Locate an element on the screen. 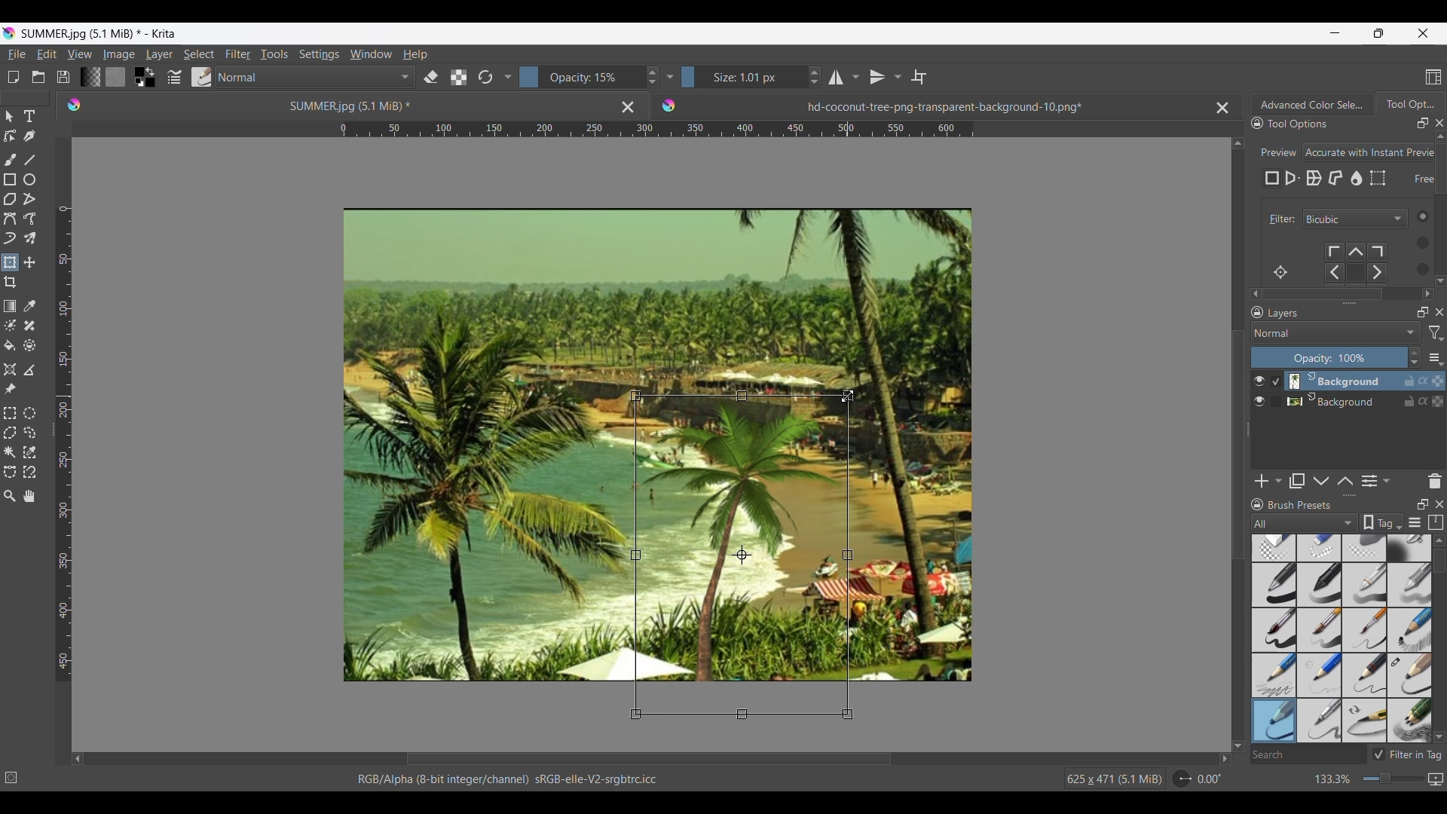 The width and height of the screenshot is (1447, 814). View is located at coordinates (80, 54).